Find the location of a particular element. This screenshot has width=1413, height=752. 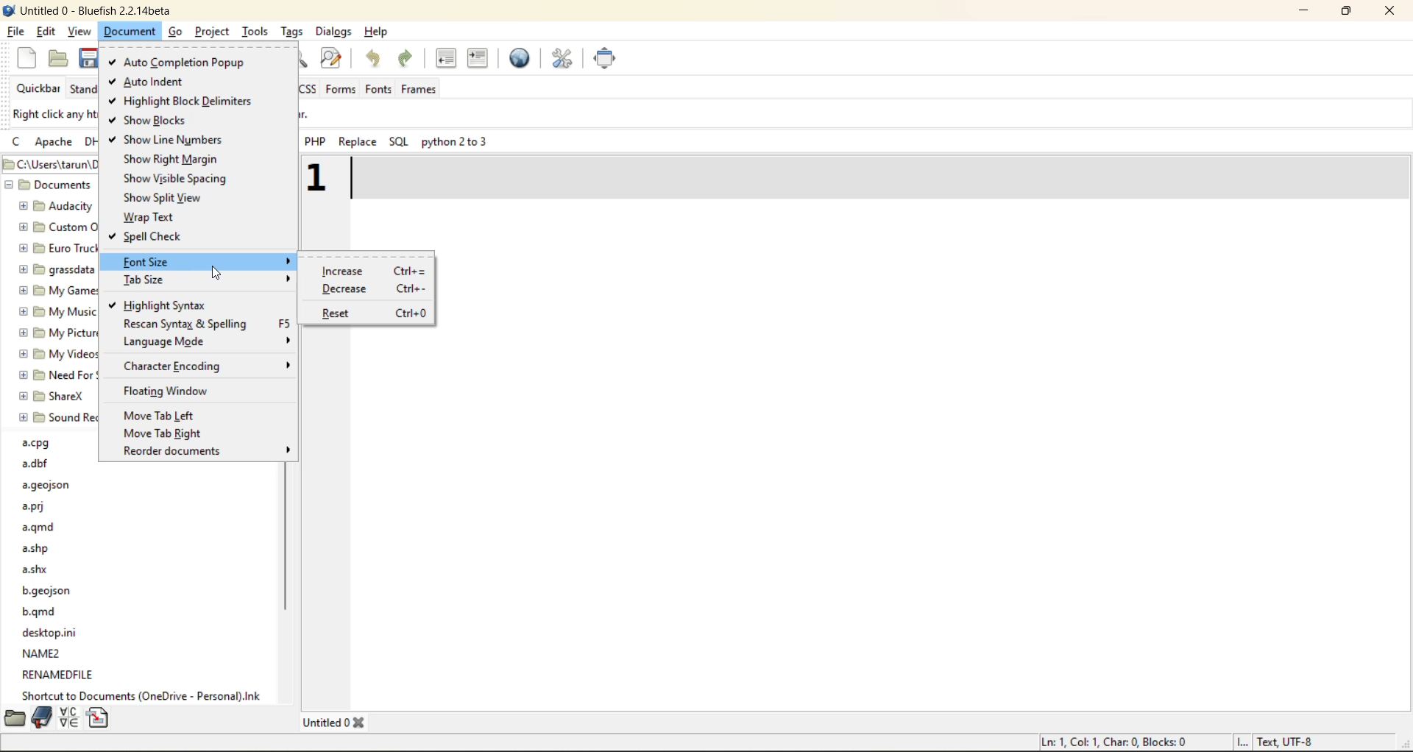

highlight block delimiters is located at coordinates (177, 101).